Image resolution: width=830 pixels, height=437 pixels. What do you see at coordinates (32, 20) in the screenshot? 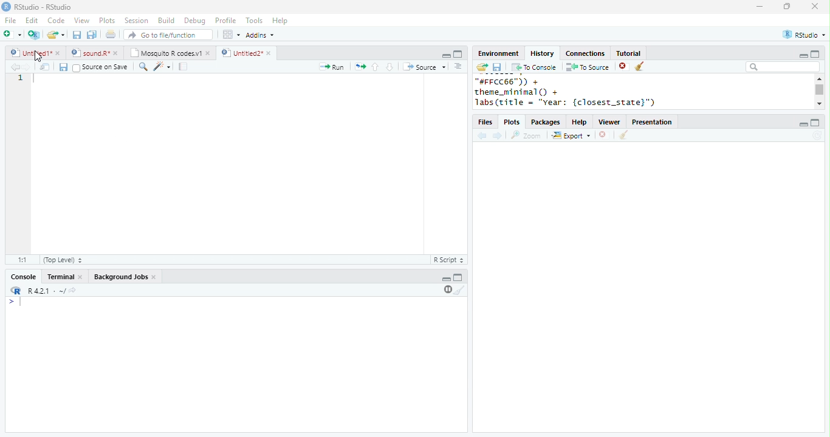
I see `Edit` at bounding box center [32, 20].